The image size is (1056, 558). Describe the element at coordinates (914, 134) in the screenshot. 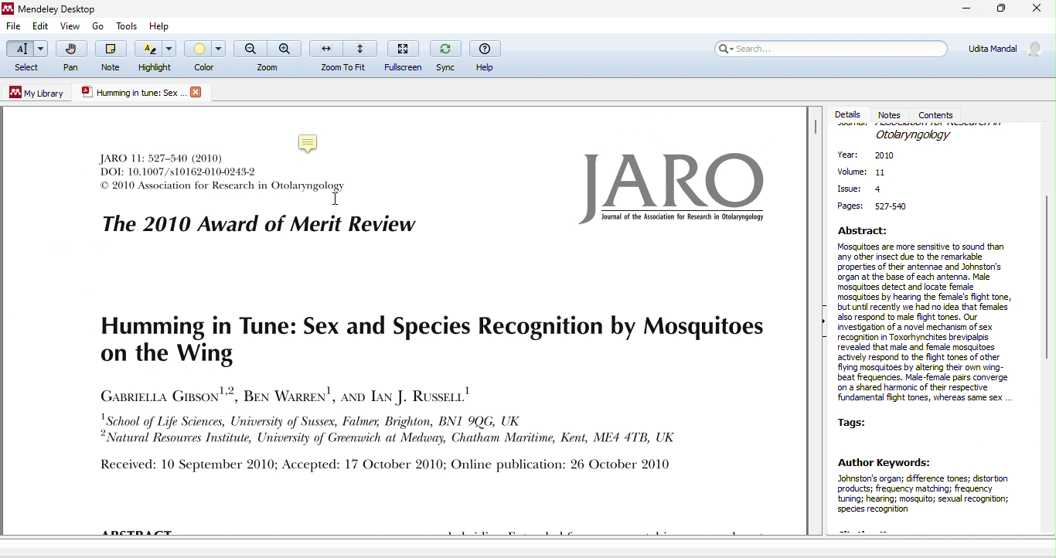

I see `journal name` at that location.